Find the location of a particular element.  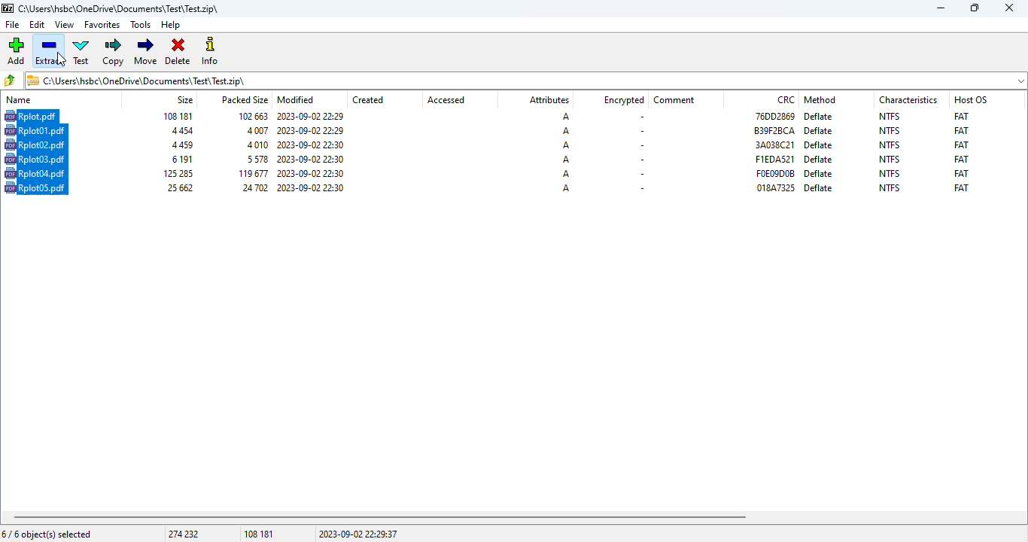

add is located at coordinates (16, 51).